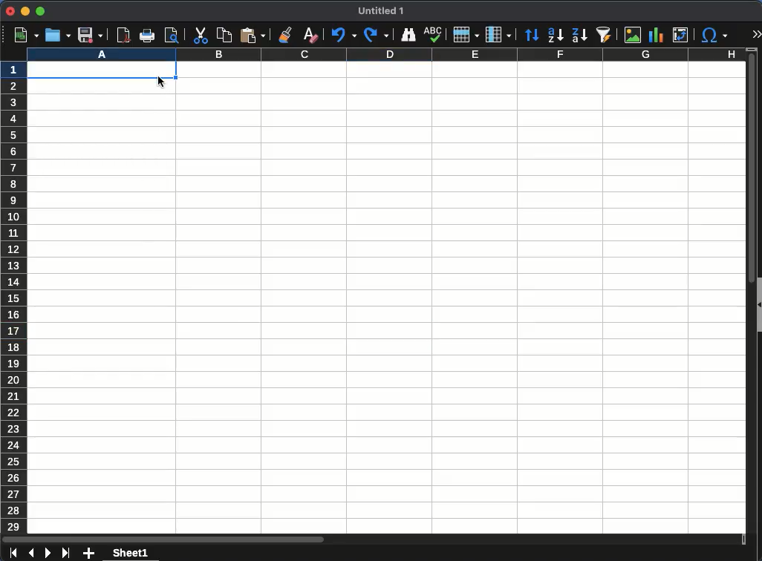 The image size is (762, 561). Describe the element at coordinates (631, 34) in the screenshot. I see `image` at that location.